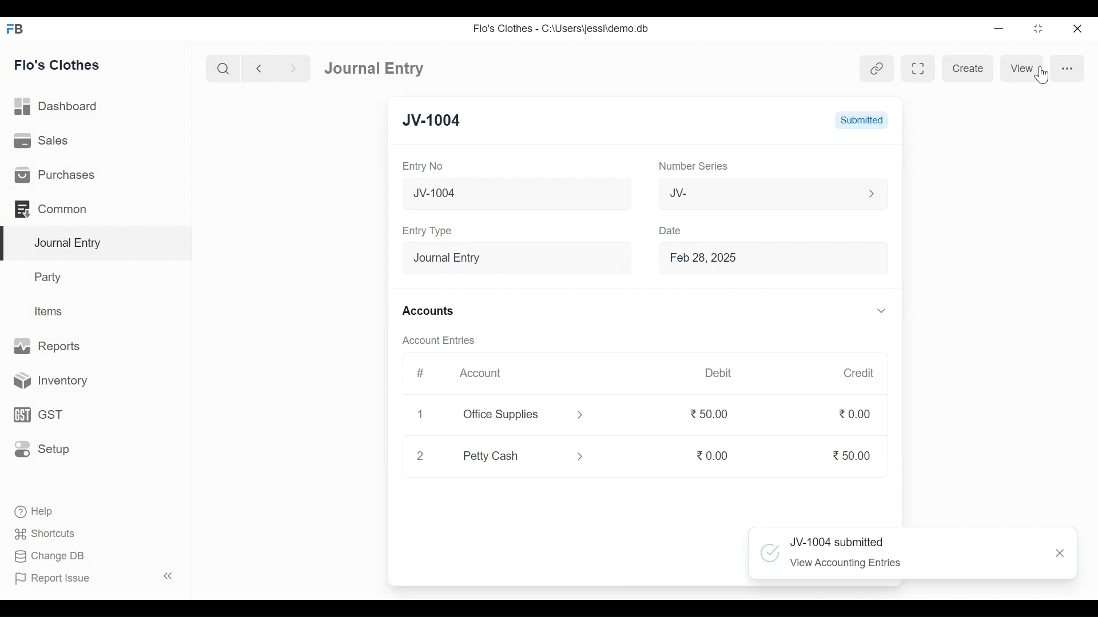 Image resolution: width=1098 pixels, height=617 pixels. What do you see at coordinates (223, 69) in the screenshot?
I see `Search` at bounding box center [223, 69].